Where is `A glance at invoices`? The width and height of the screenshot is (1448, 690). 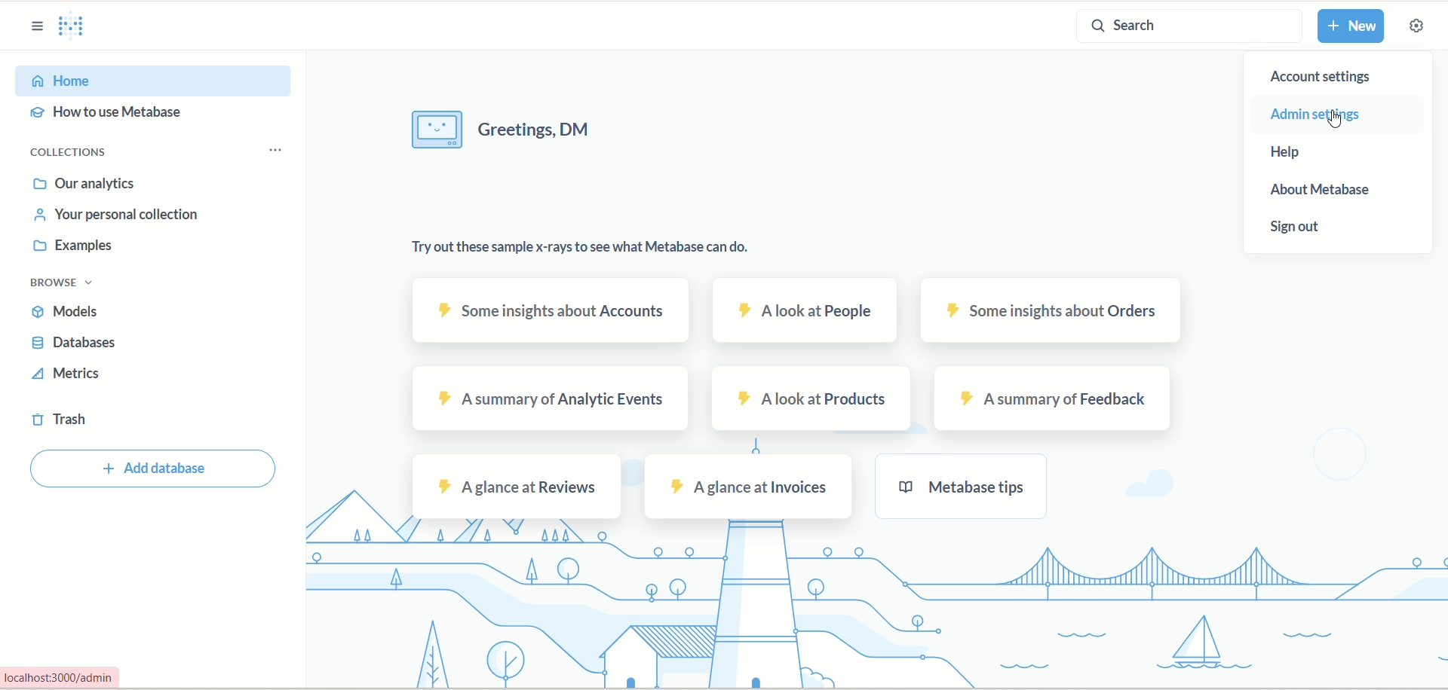
A glance at invoices is located at coordinates (747, 486).